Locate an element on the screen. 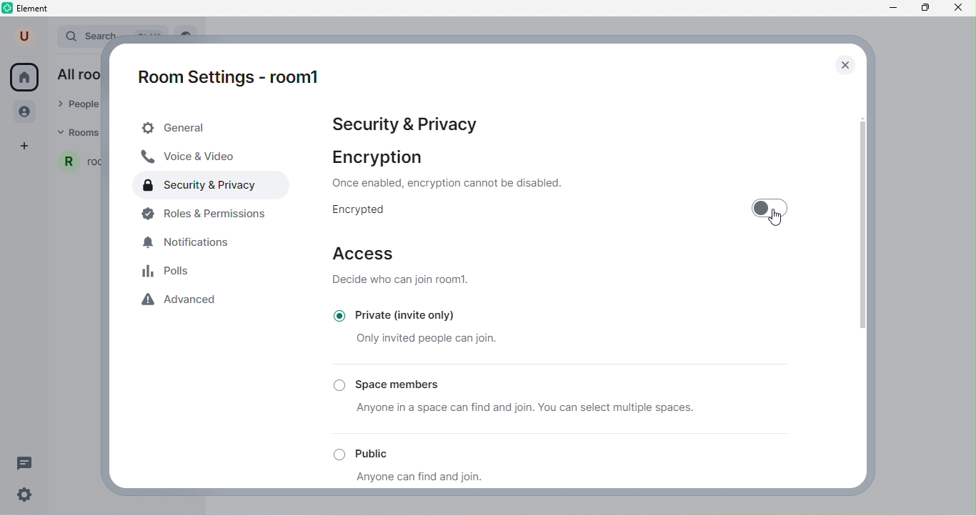 The height and width of the screenshot is (516, 976). anyone in a space can join is located at coordinates (547, 416).